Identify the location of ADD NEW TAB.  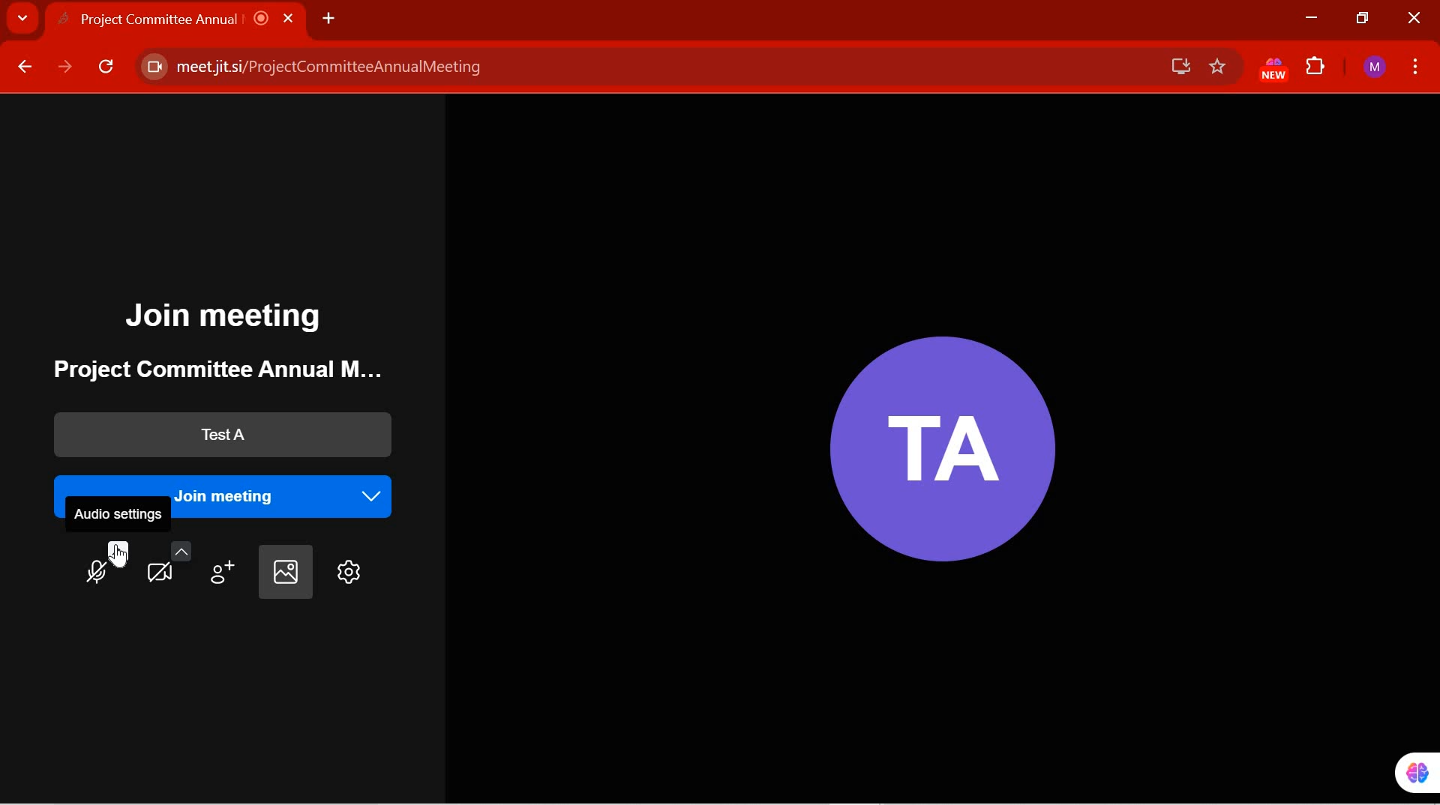
(328, 17).